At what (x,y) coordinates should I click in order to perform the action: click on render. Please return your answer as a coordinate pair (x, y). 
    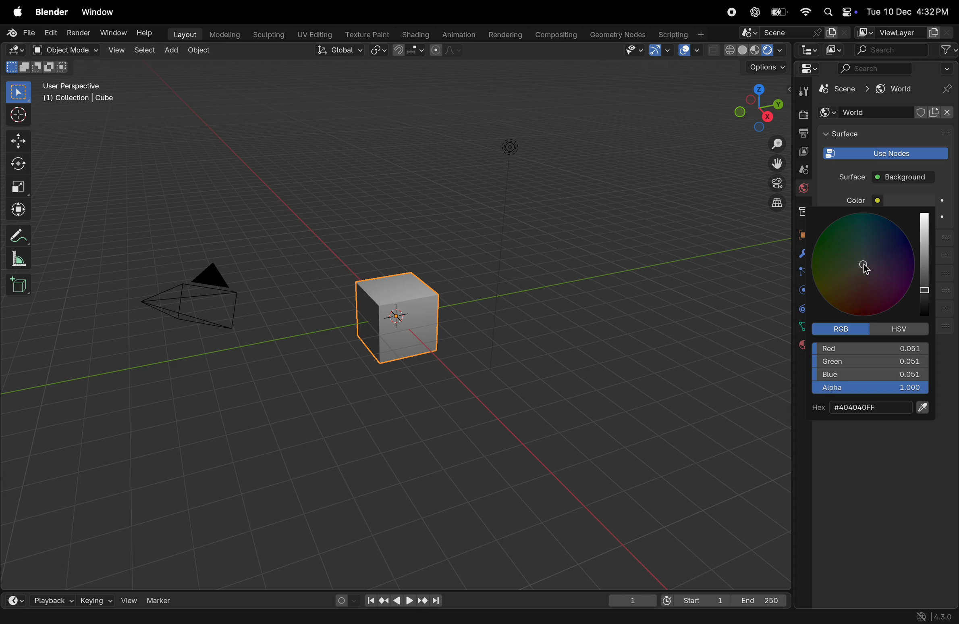
    Looking at the image, I should click on (803, 114).